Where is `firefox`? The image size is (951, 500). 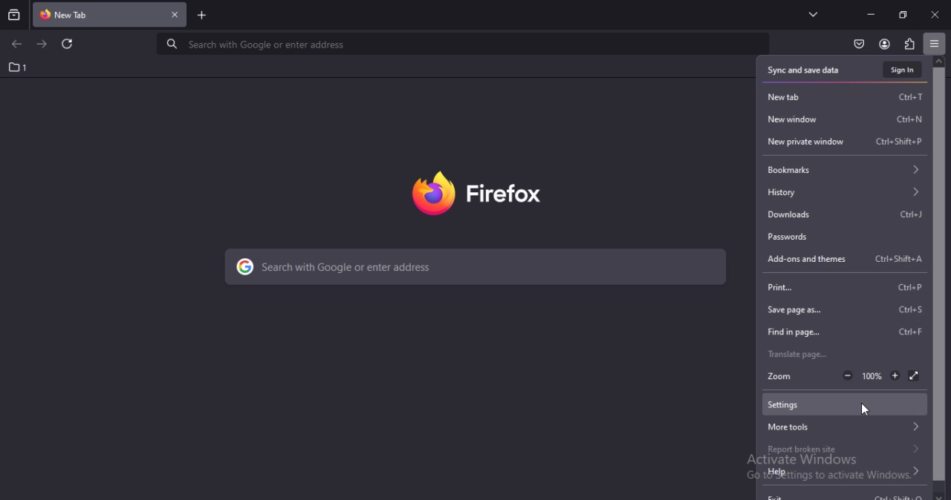 firefox is located at coordinates (477, 194).